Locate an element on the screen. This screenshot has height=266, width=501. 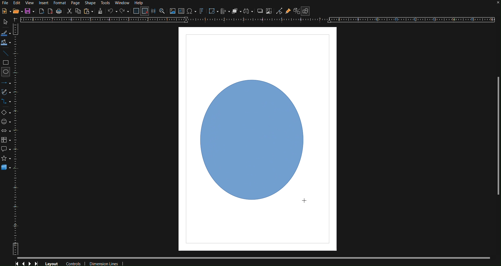
Horizontal Ruler is located at coordinates (257, 20).